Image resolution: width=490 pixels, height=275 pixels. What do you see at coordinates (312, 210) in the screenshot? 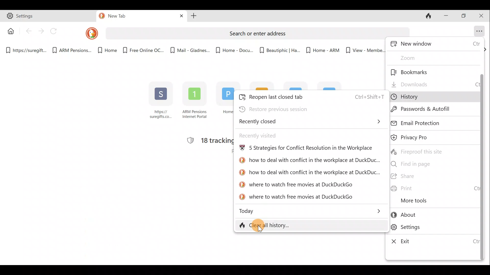
I see `Today` at bounding box center [312, 210].